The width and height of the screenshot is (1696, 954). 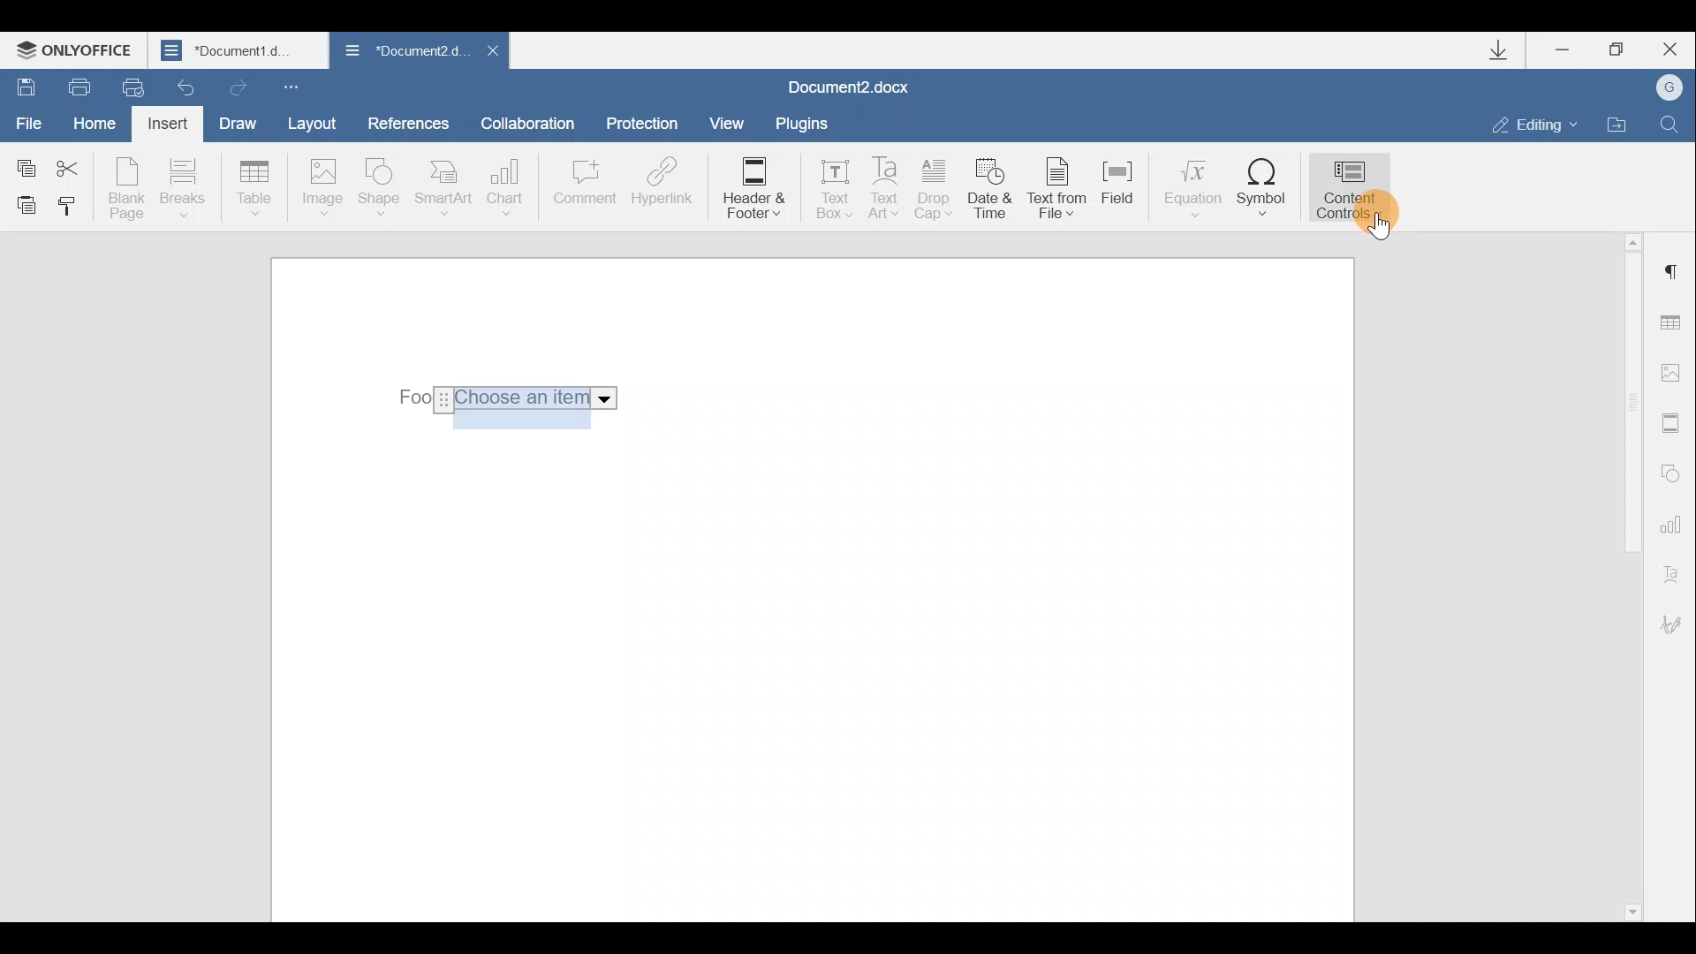 I want to click on Close, so click(x=1668, y=49).